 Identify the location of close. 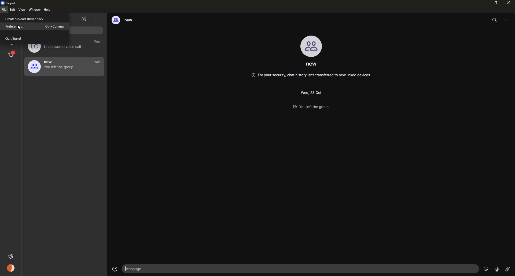
(509, 3).